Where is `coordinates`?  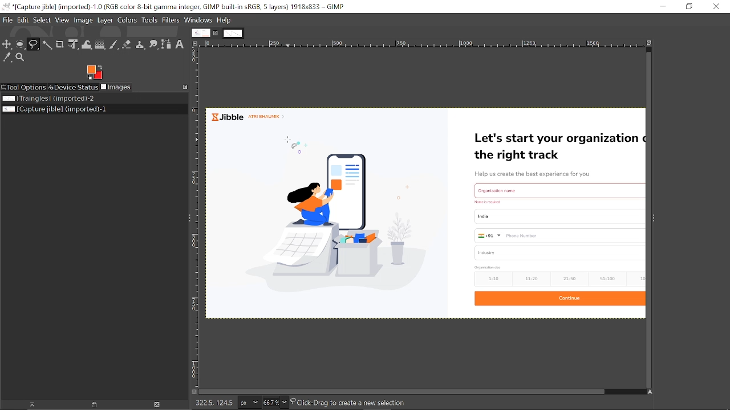
coordinates is located at coordinates (212, 403).